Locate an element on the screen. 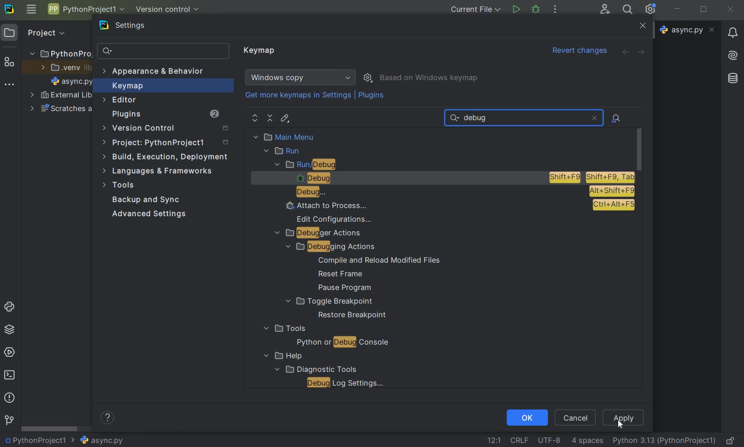 This screenshot has width=744, height=447. cursor is located at coordinates (619, 423).